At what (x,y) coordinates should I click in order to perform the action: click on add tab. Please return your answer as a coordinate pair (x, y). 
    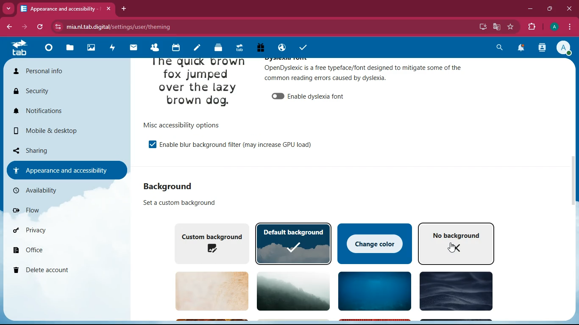
    Looking at the image, I should click on (125, 8).